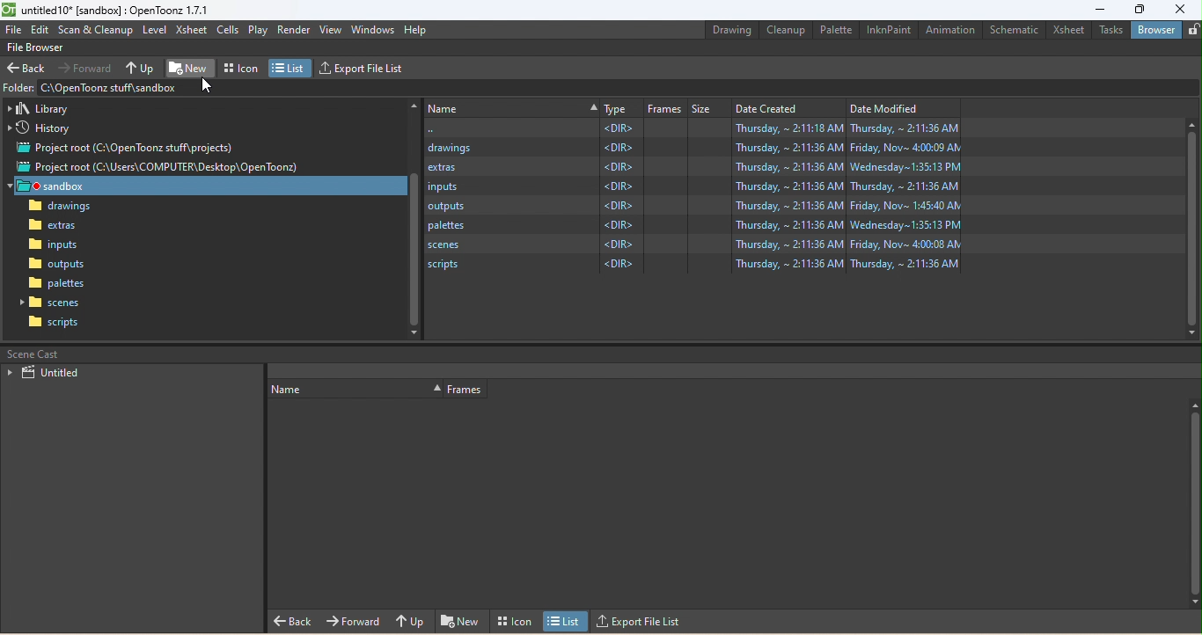 Image resolution: width=1202 pixels, height=635 pixels. What do you see at coordinates (56, 283) in the screenshot?
I see `palettes` at bounding box center [56, 283].